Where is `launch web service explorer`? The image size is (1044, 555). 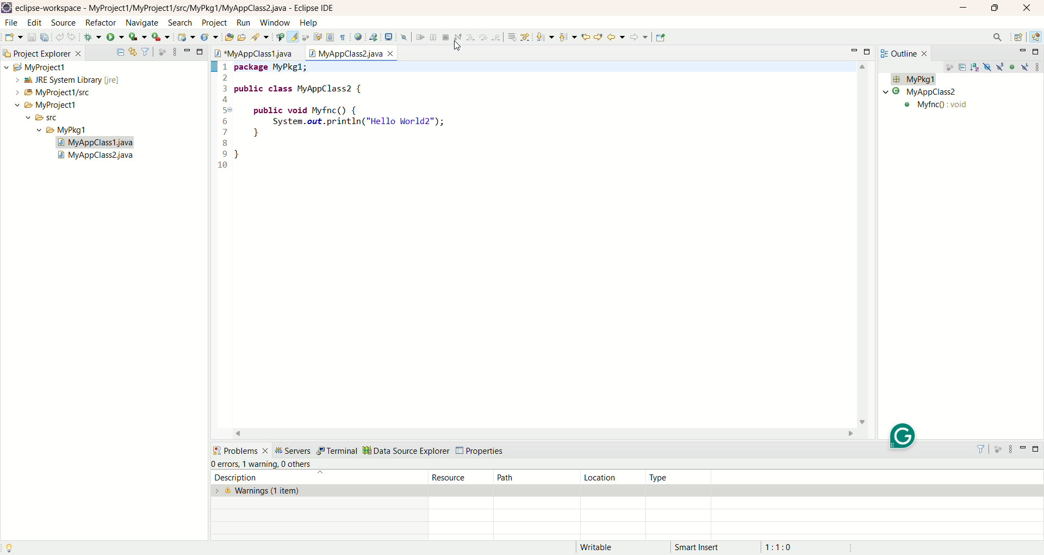
launch web service explorer is located at coordinates (374, 36).